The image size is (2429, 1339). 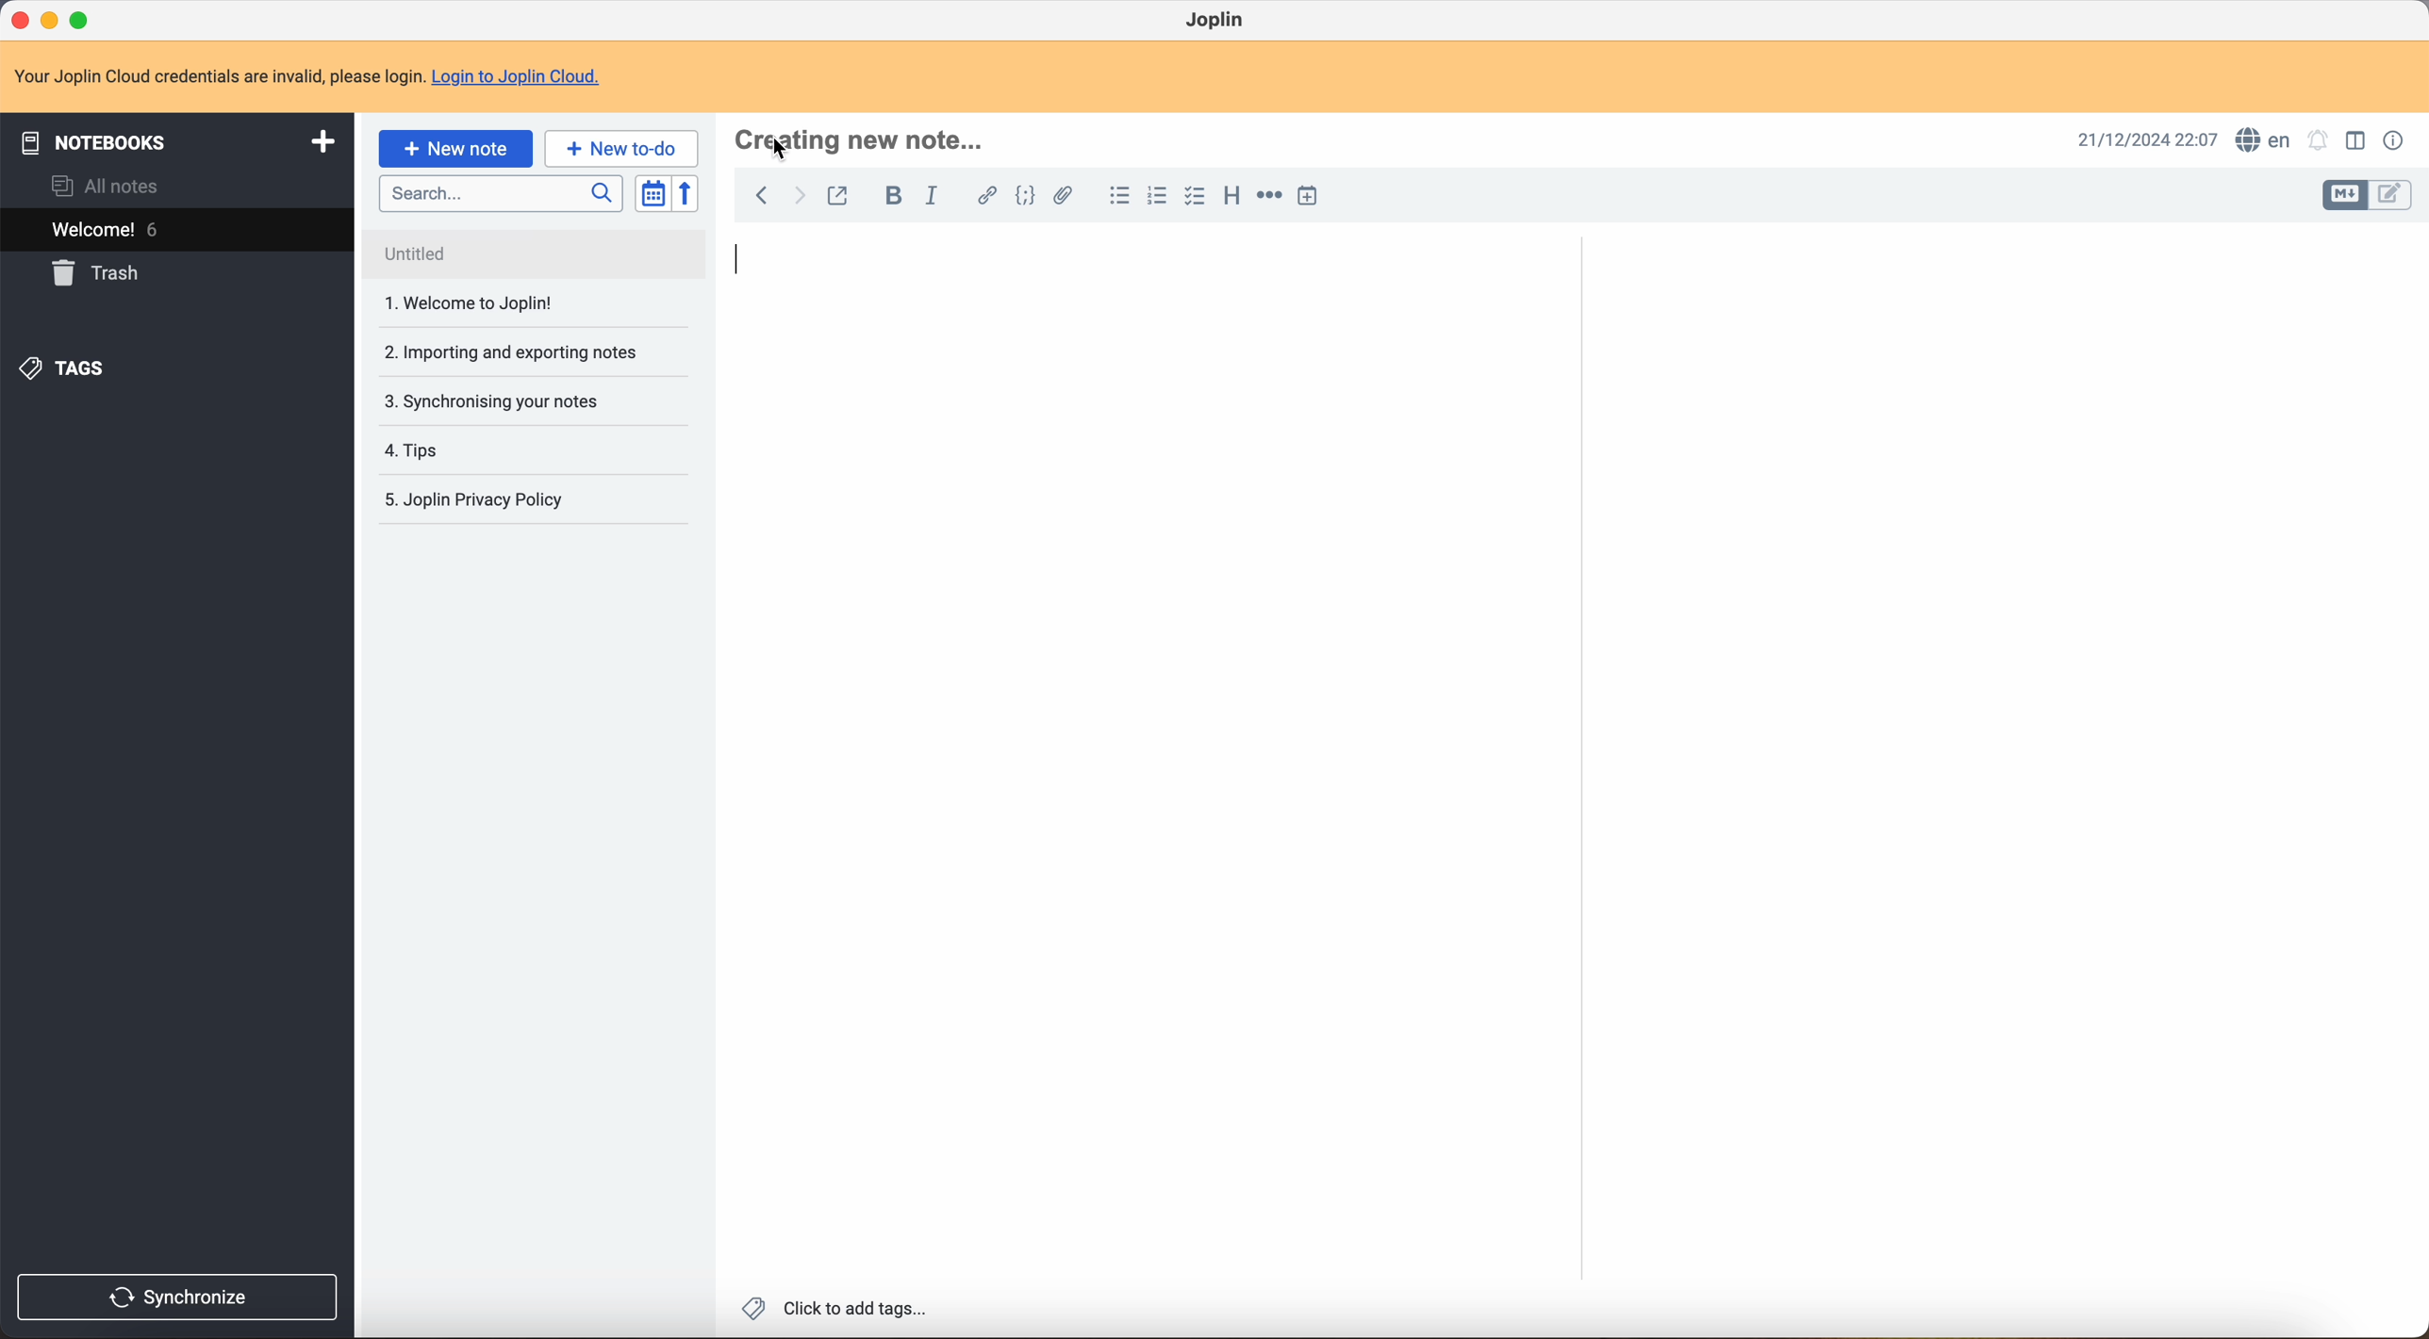 I want to click on hyperlink, so click(x=985, y=196).